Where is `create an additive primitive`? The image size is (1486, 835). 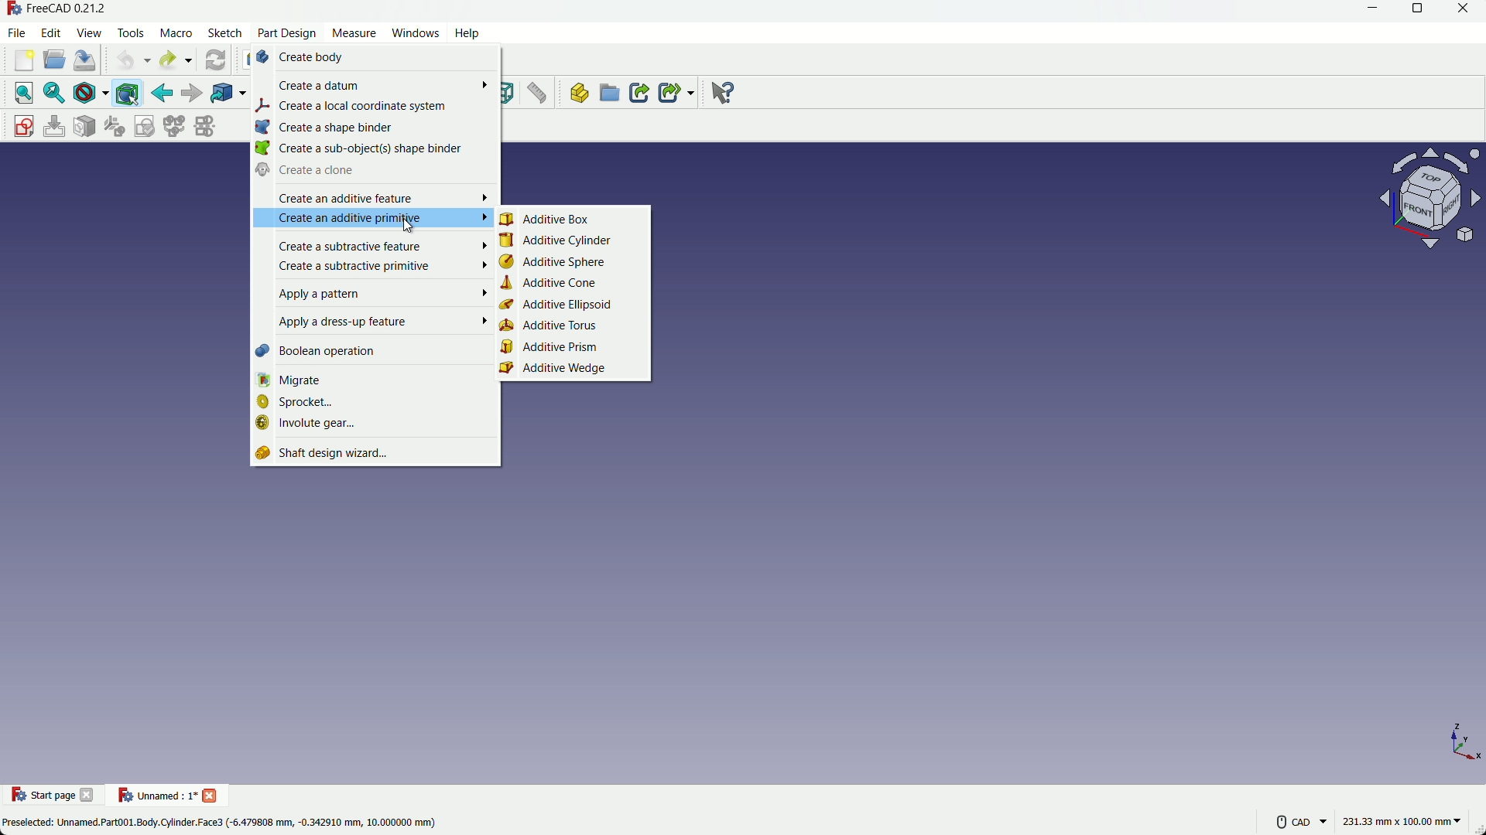 create an additive primitive is located at coordinates (372, 219).